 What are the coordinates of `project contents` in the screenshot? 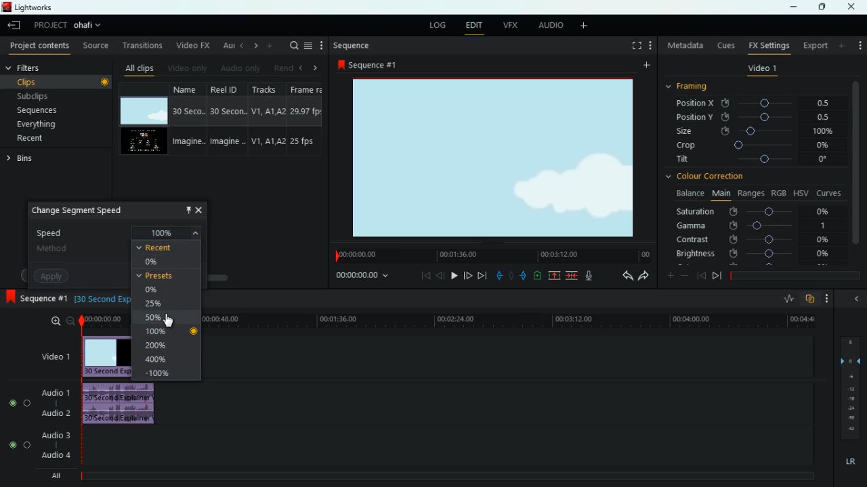 It's located at (38, 47).